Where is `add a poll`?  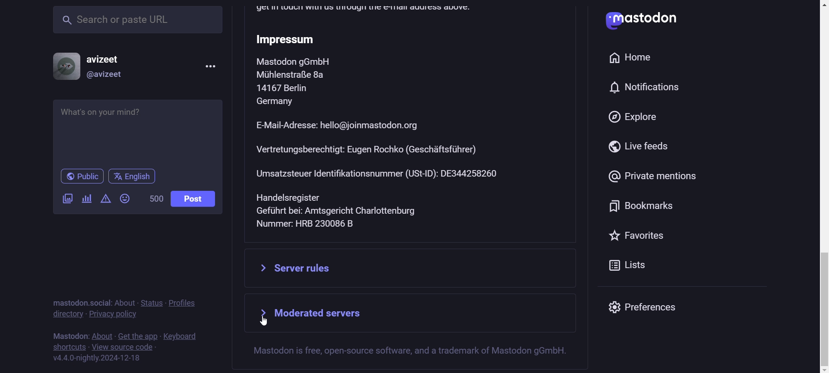
add a poll is located at coordinates (85, 199).